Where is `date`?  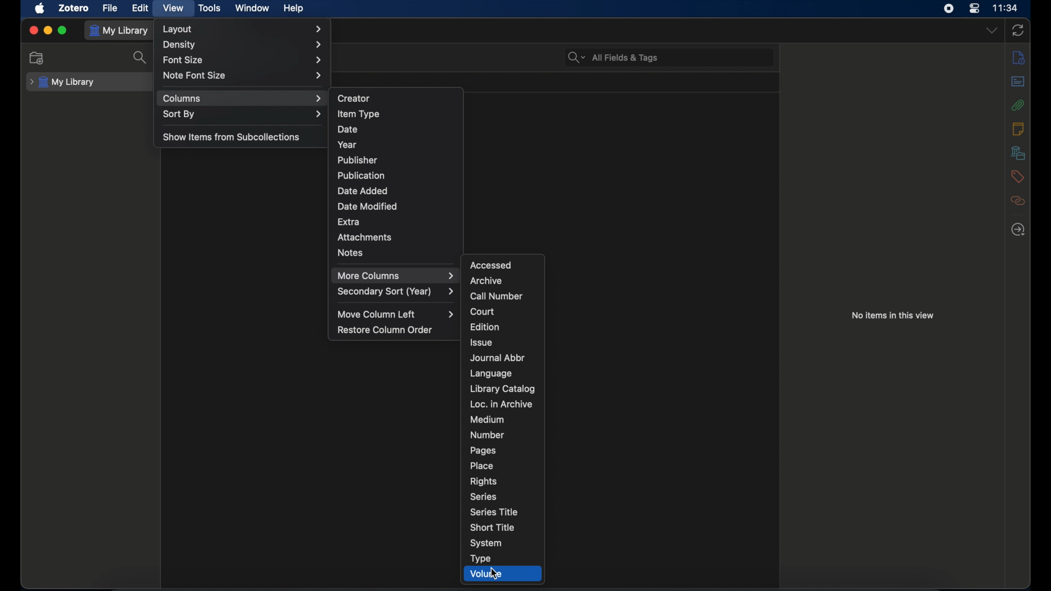
date is located at coordinates (348, 129).